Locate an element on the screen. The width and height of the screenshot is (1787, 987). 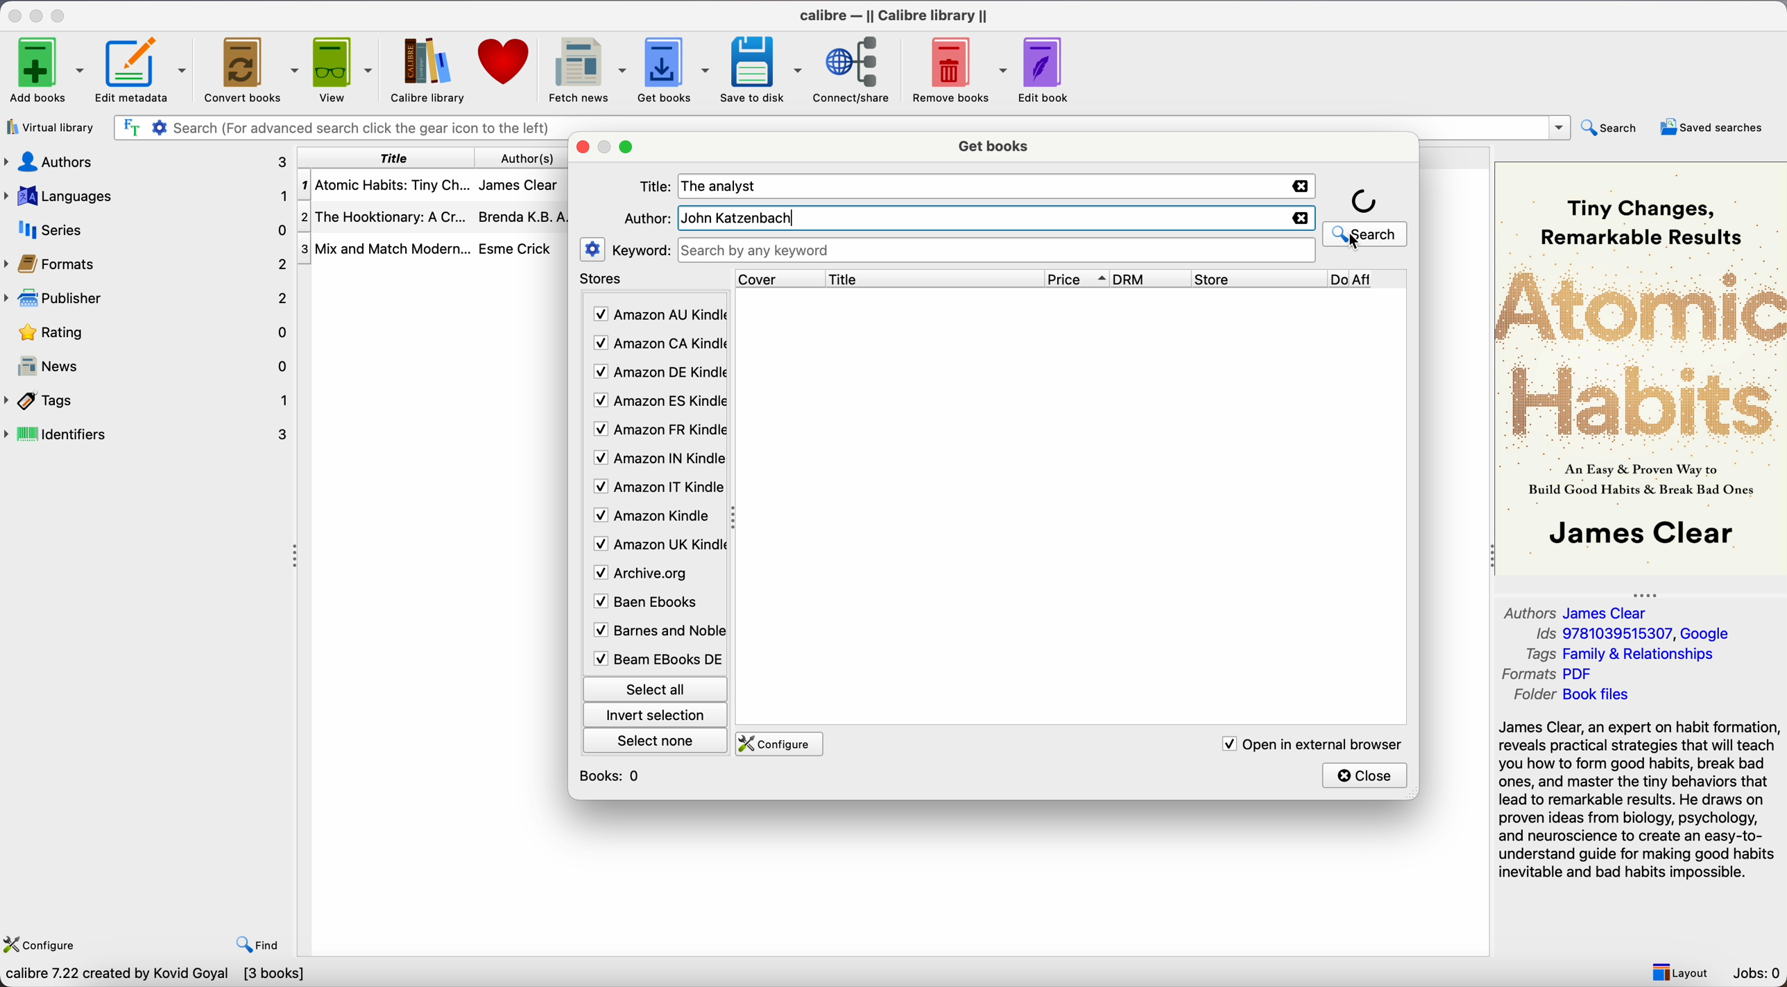
books: 0 is located at coordinates (613, 775).